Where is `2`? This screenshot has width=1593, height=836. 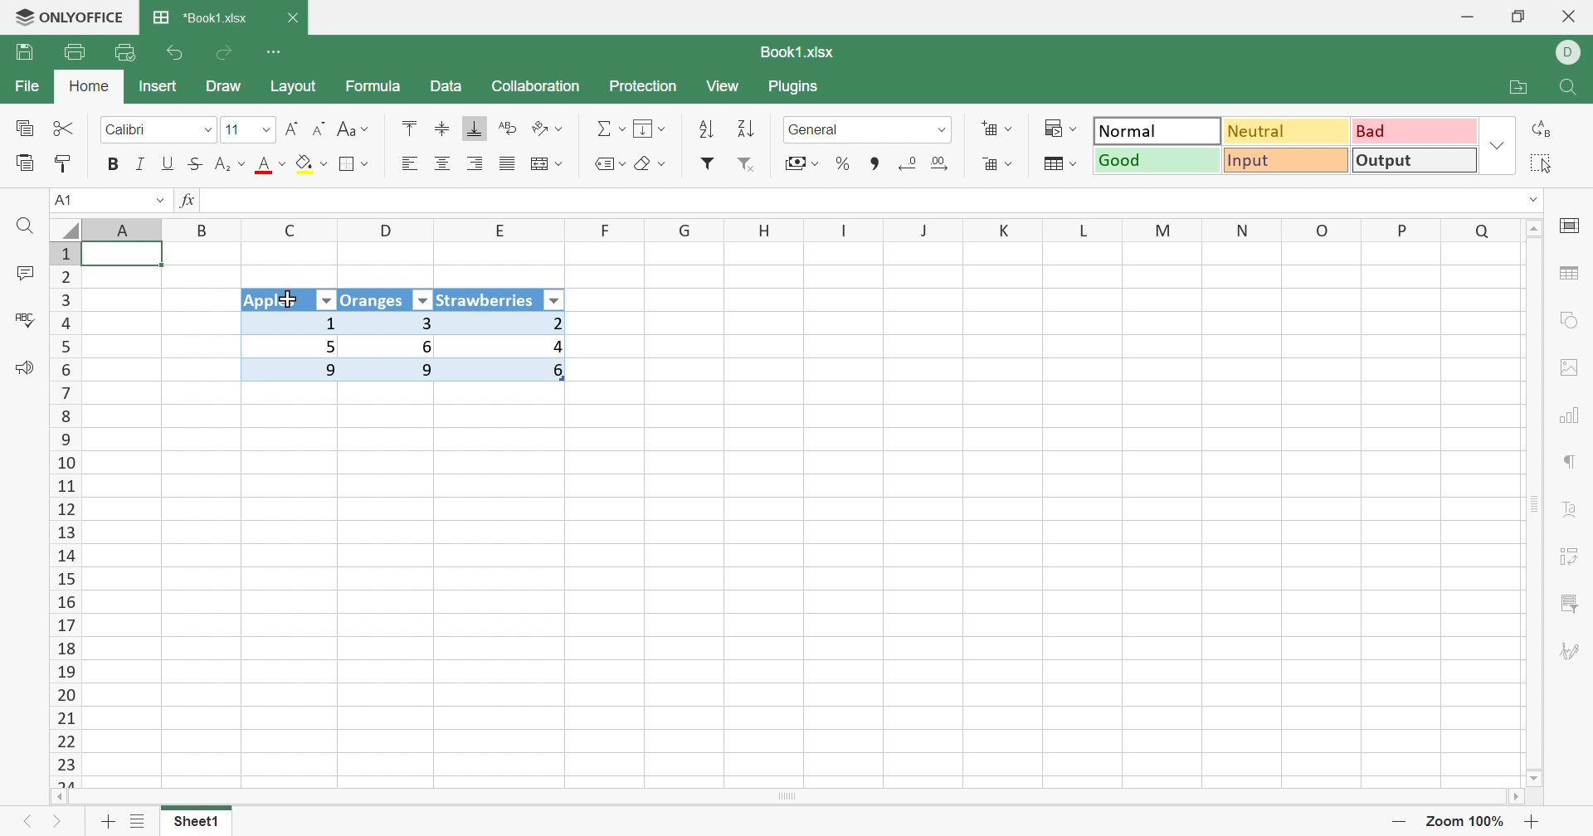 2 is located at coordinates (509, 323).